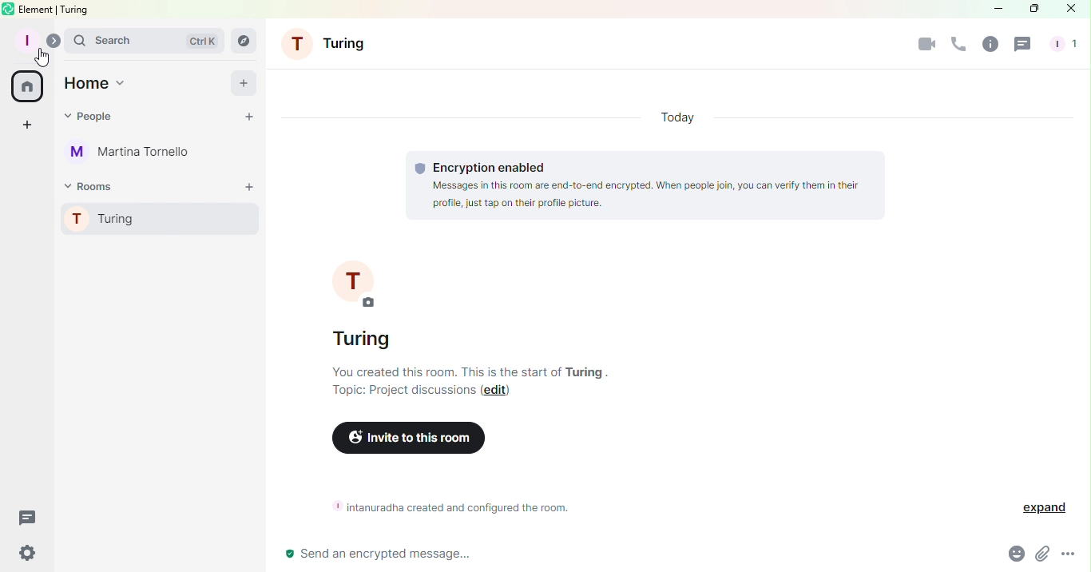 This screenshot has height=572, width=1091. I want to click on turing, so click(77, 10).